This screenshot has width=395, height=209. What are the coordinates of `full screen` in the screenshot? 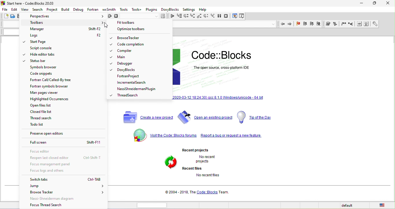 It's located at (66, 143).